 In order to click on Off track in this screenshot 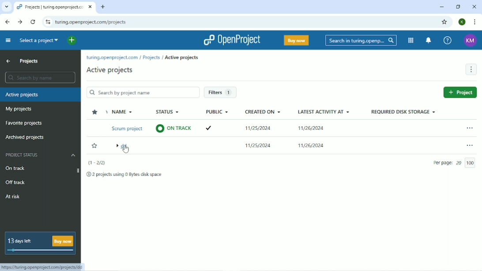, I will do `click(15, 183)`.